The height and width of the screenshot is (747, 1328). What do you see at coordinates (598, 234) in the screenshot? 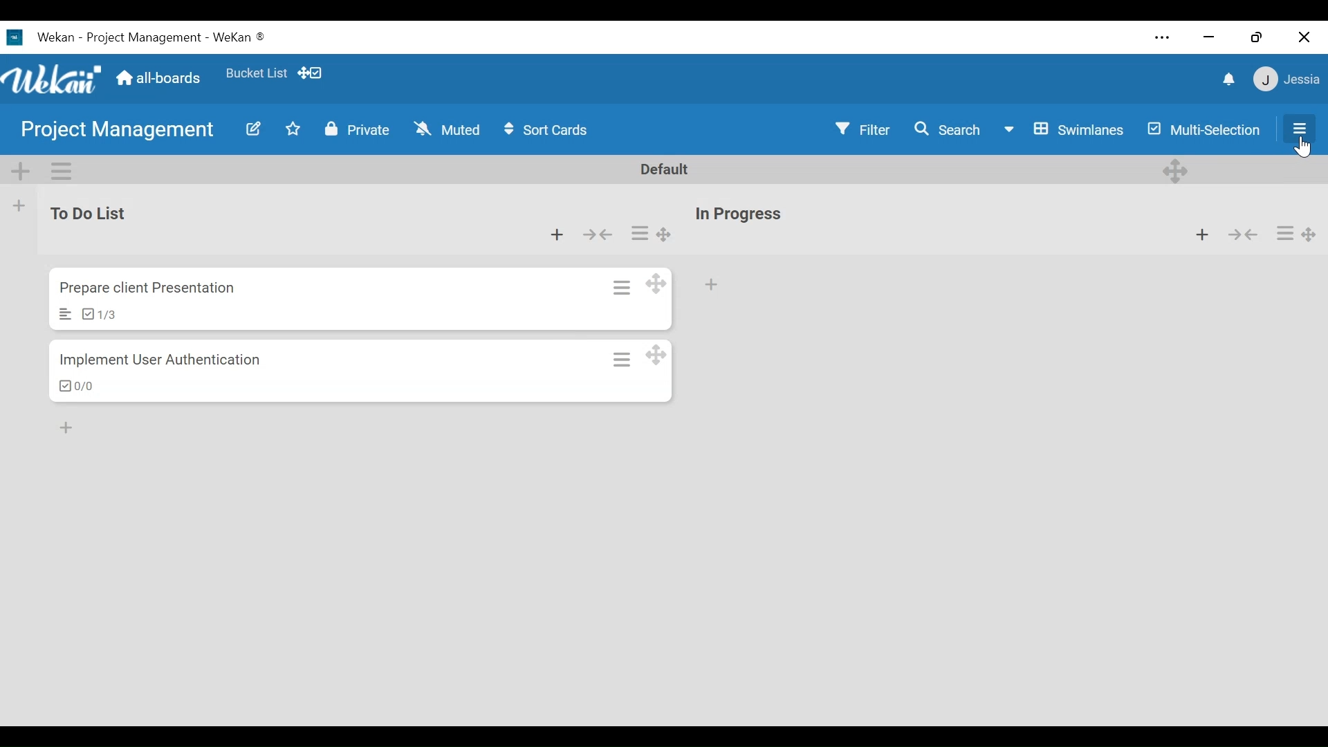
I see `Collapse` at bounding box center [598, 234].